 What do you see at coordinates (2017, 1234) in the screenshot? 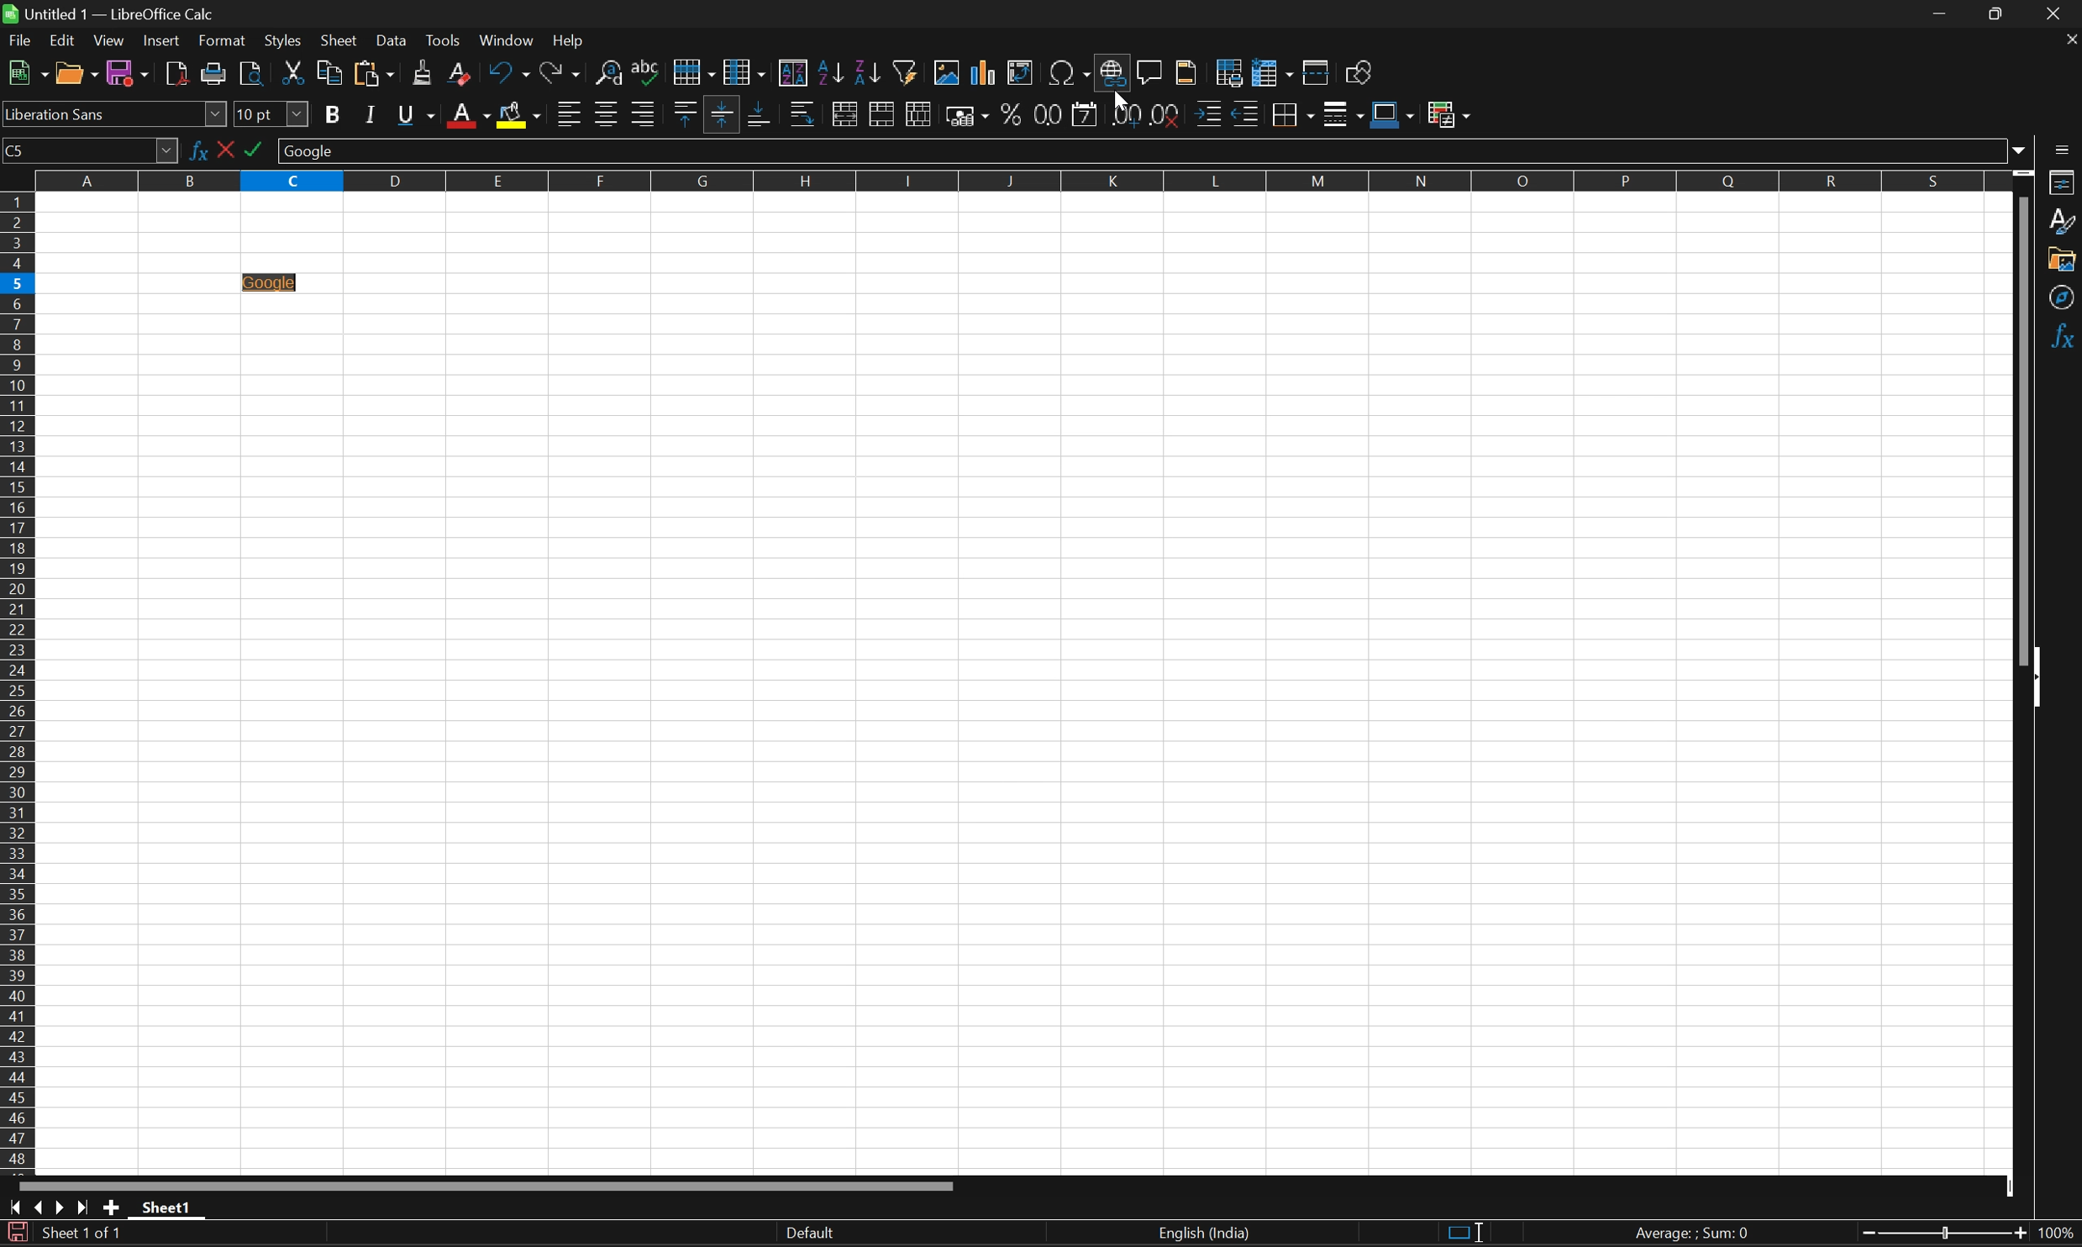
I see `Zoom out` at bounding box center [2017, 1234].